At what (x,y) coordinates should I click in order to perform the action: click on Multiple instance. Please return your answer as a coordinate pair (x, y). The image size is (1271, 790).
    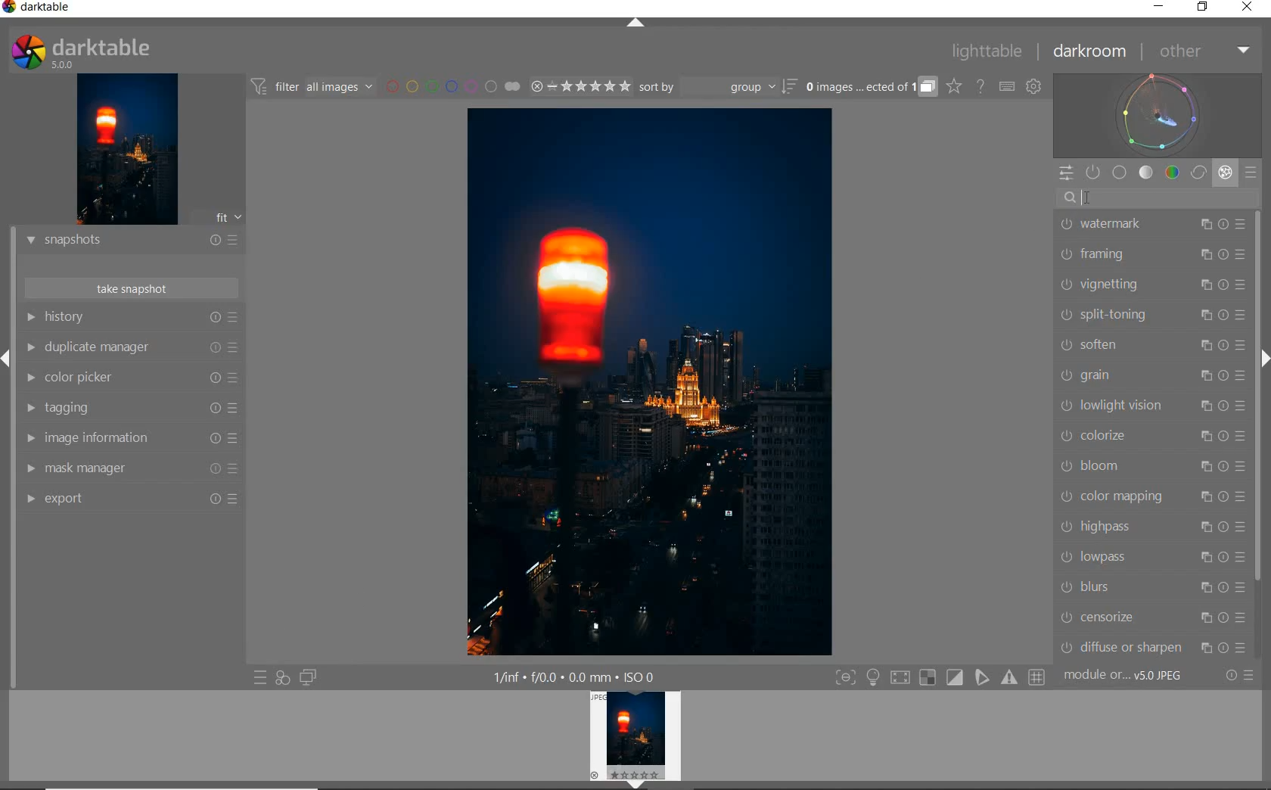
    Looking at the image, I should click on (1204, 225).